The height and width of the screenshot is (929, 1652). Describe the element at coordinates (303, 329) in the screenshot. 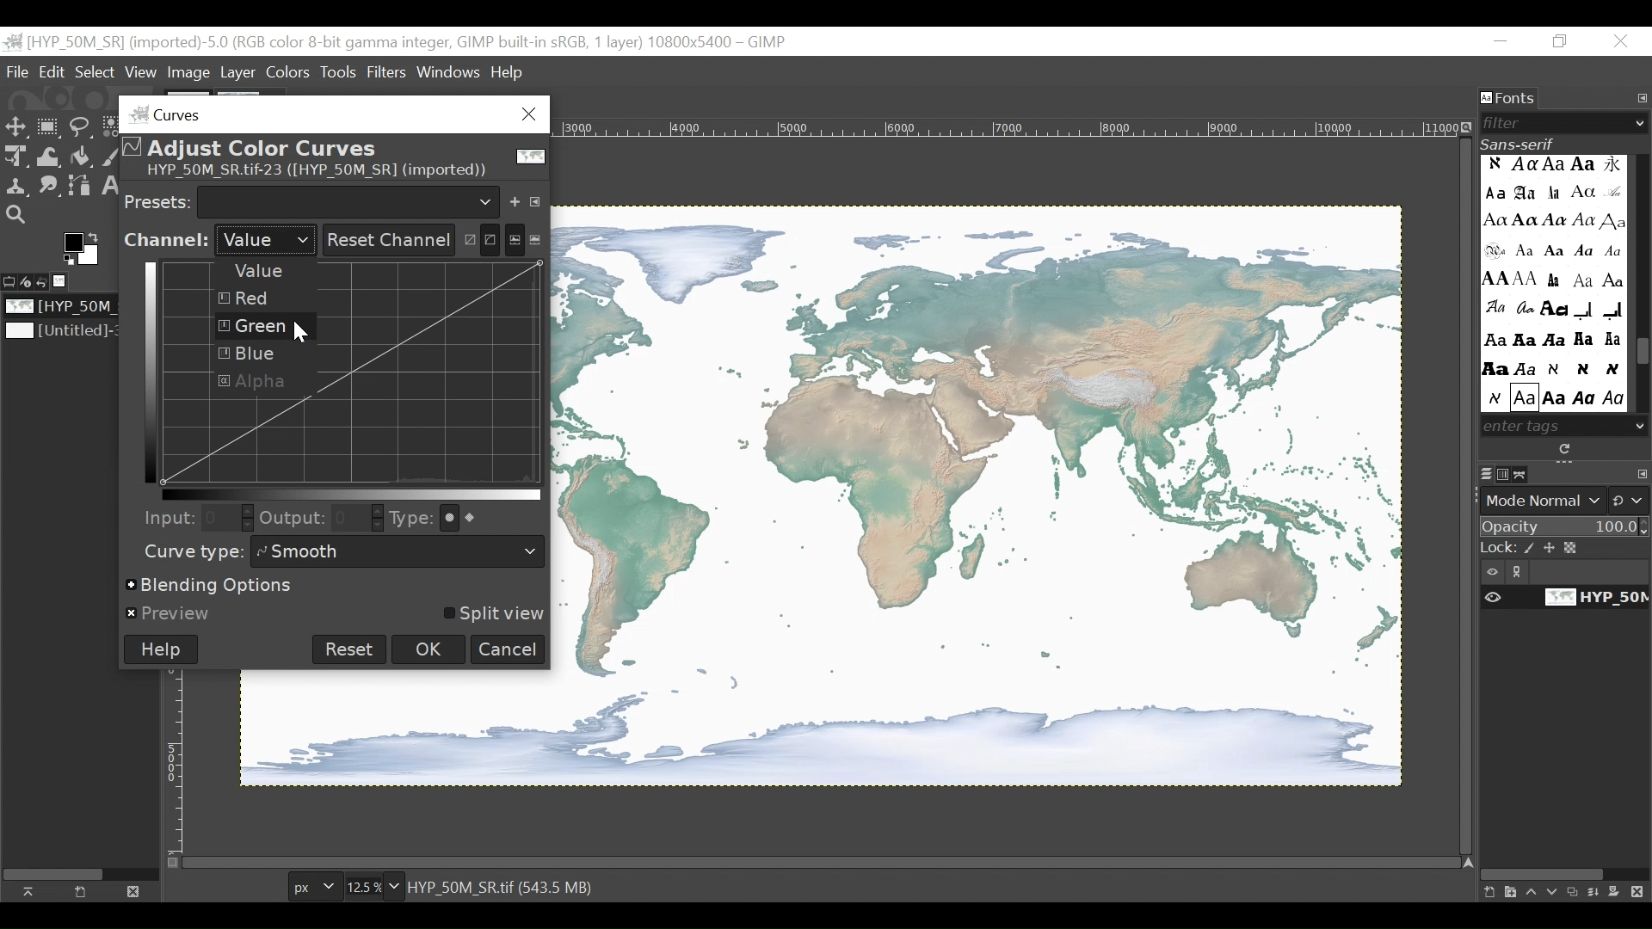

I see `Cursor` at that location.